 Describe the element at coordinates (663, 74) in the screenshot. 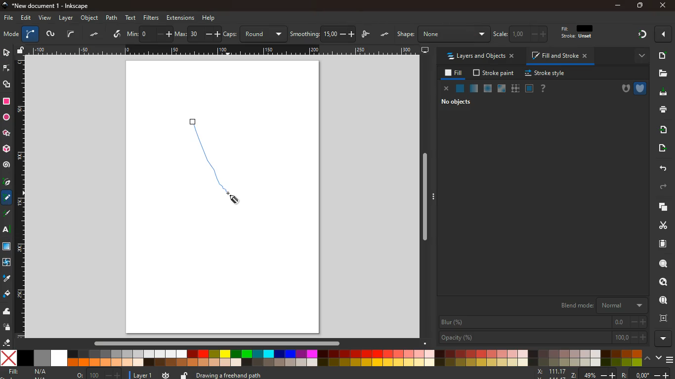

I see `files` at that location.